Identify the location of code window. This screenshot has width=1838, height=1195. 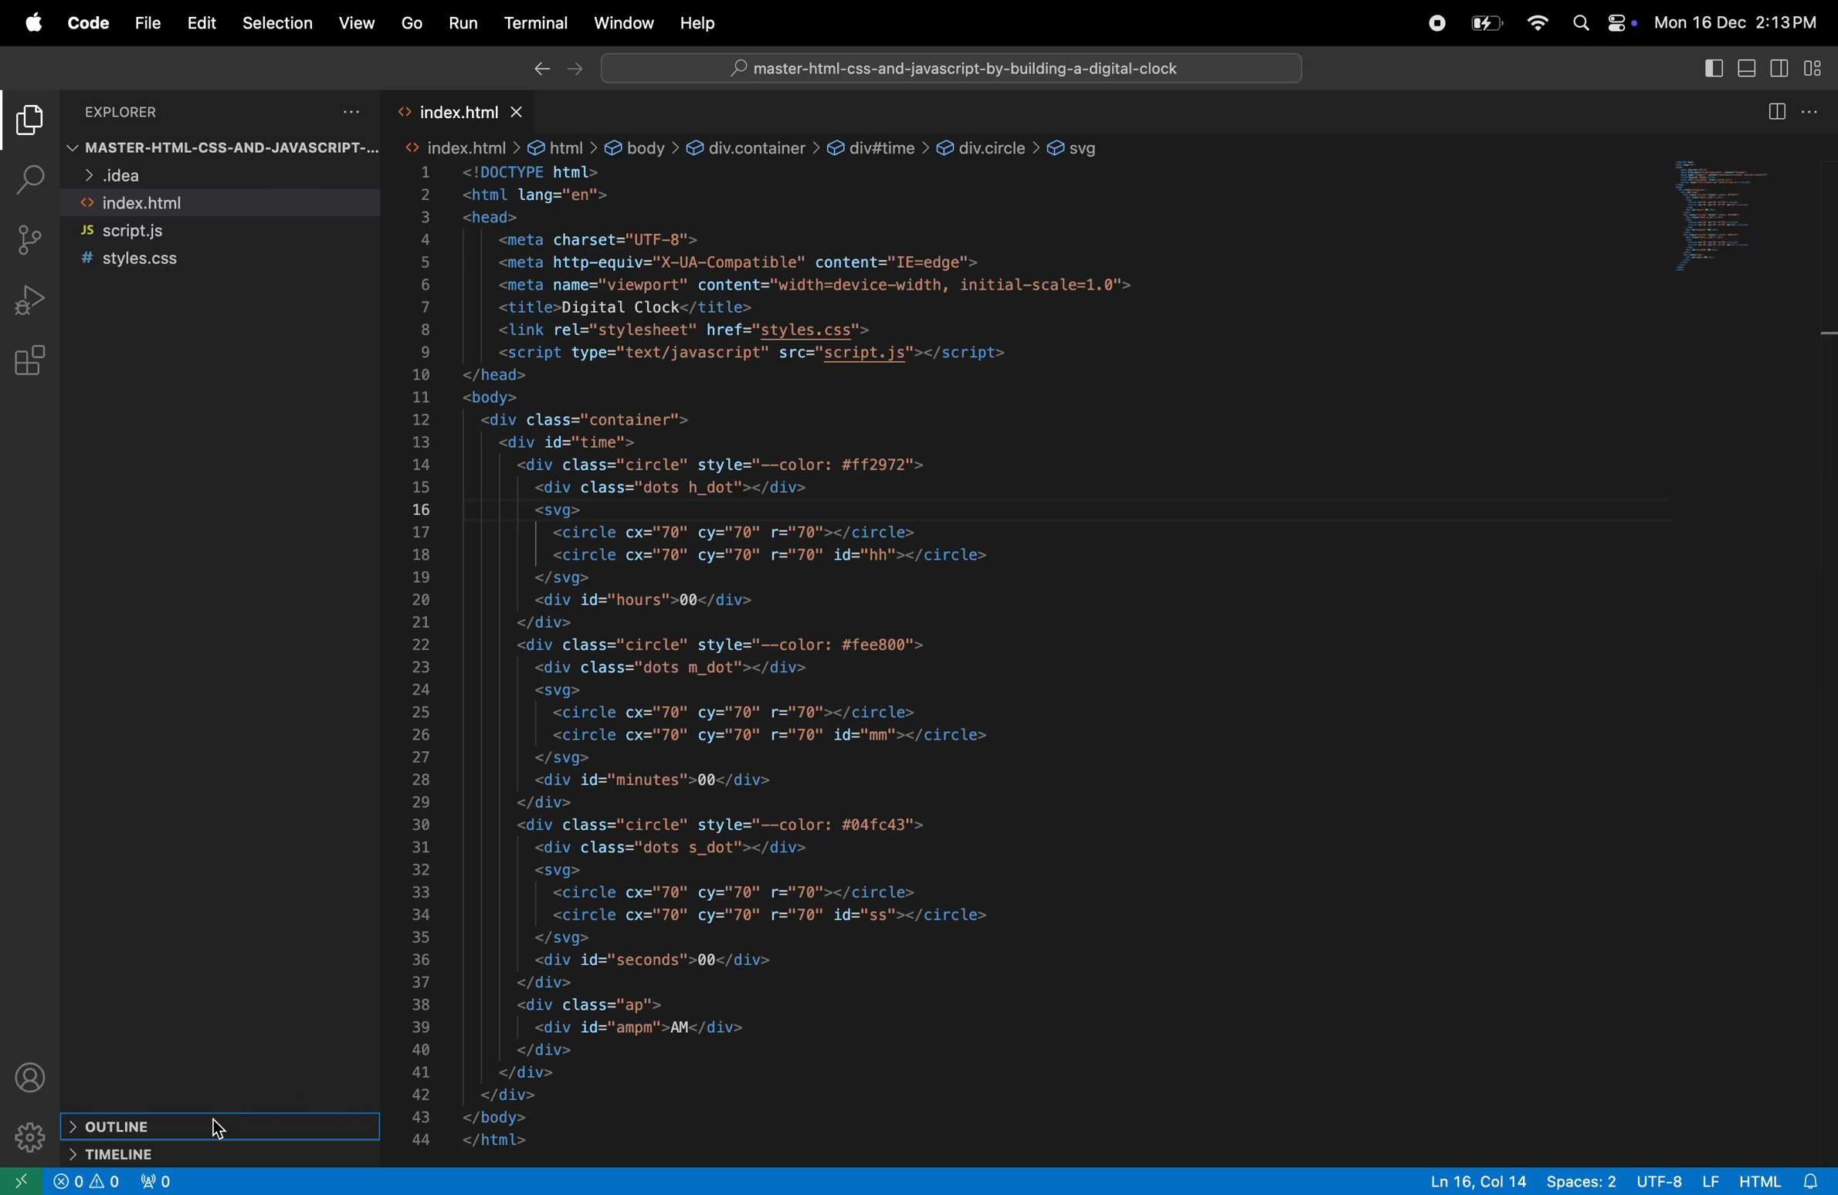
(1727, 212).